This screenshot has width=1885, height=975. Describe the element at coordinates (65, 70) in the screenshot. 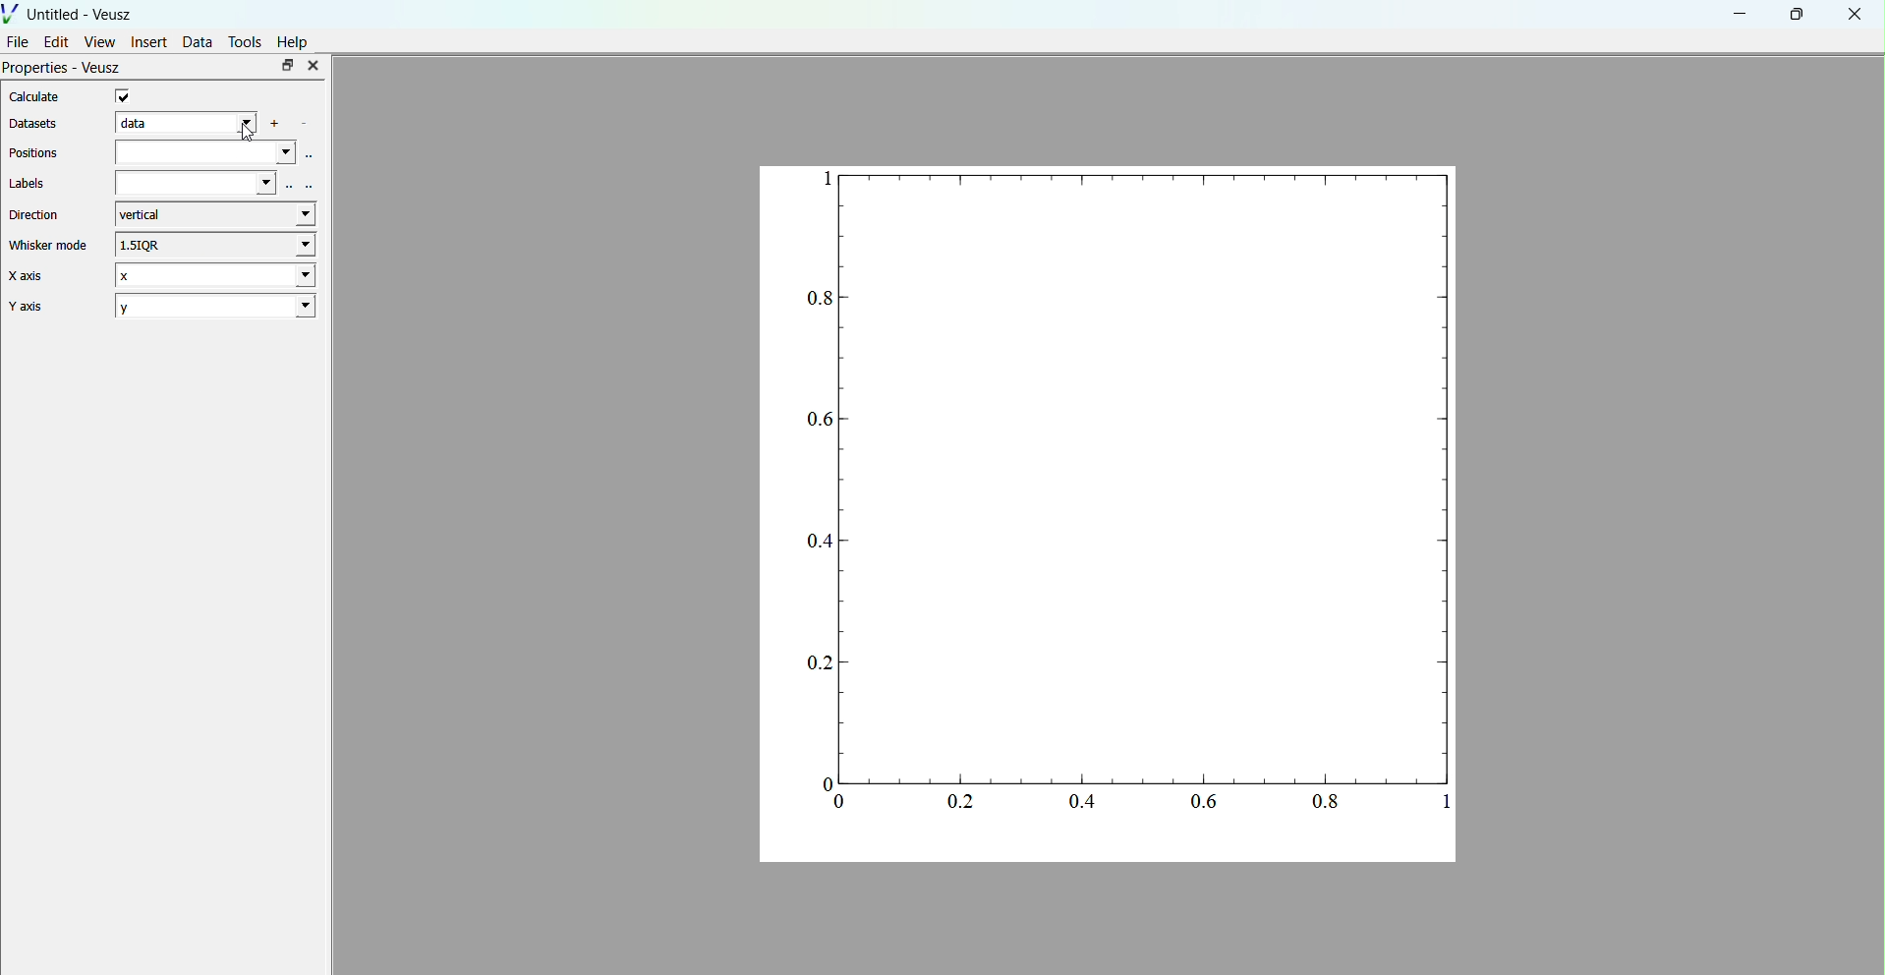

I see `Properties - Veusz` at that location.